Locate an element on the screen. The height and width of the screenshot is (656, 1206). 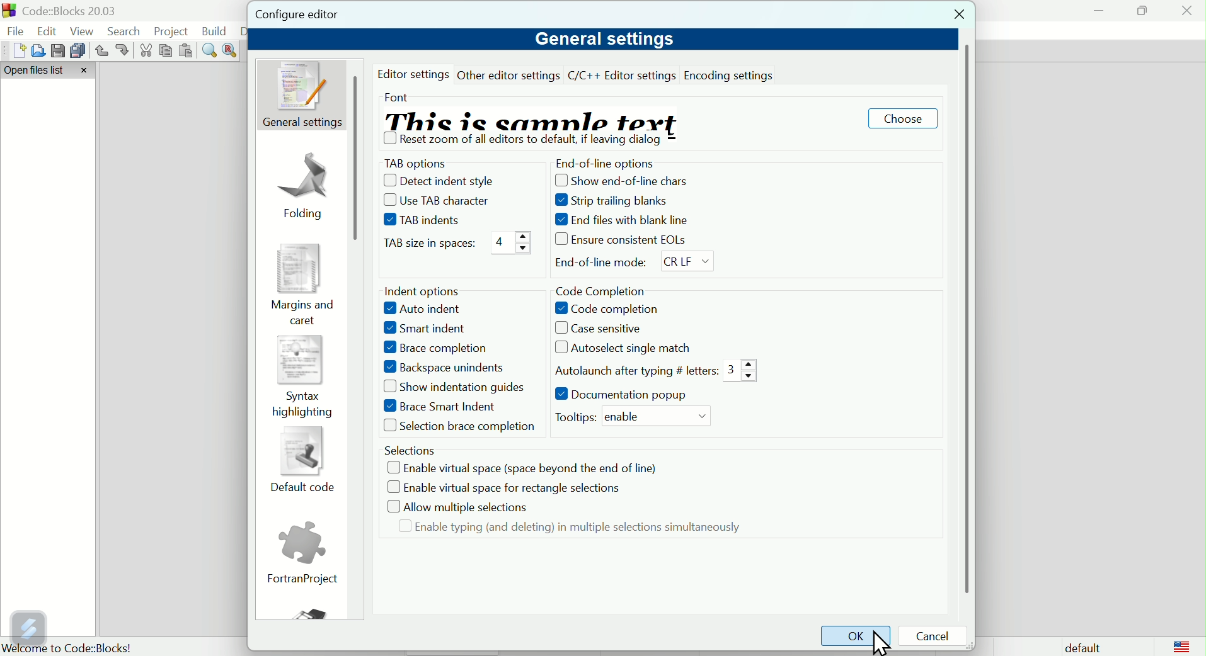
Enable virtual space space beyond the end of line is located at coordinates (525, 467).